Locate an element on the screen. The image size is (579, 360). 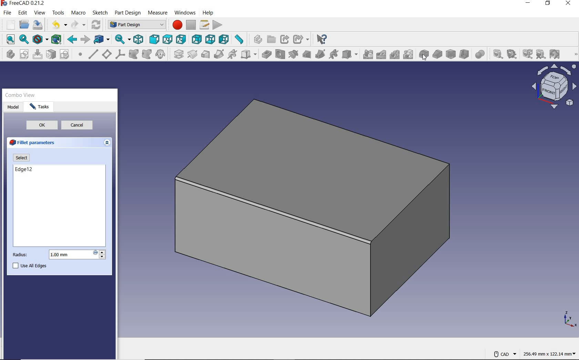
bottom is located at coordinates (210, 39).